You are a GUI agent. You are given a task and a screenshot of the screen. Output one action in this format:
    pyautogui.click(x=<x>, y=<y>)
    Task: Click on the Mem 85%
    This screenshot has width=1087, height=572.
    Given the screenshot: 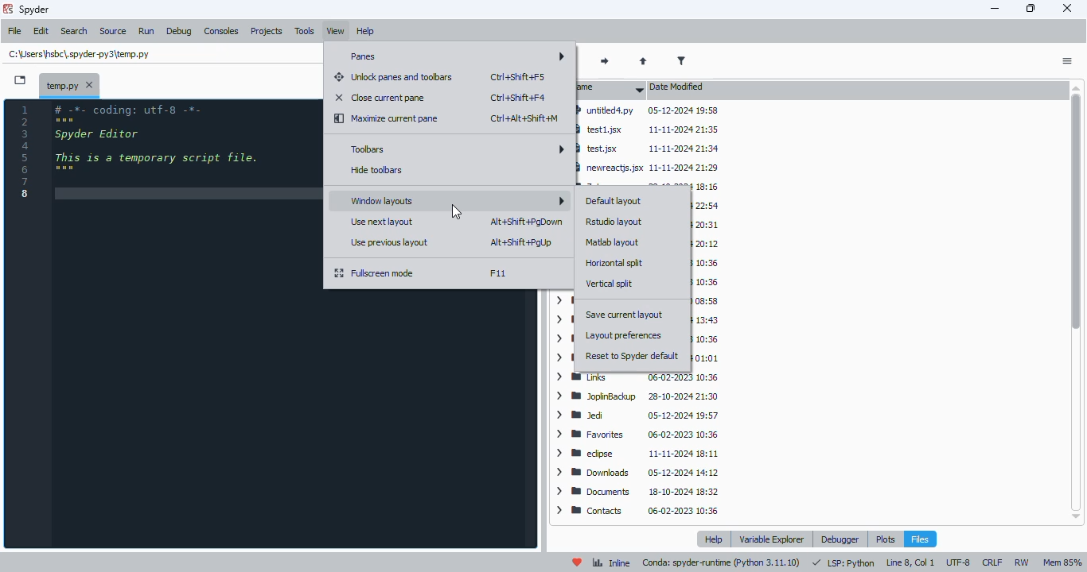 What is the action you would take?
    pyautogui.click(x=1064, y=562)
    